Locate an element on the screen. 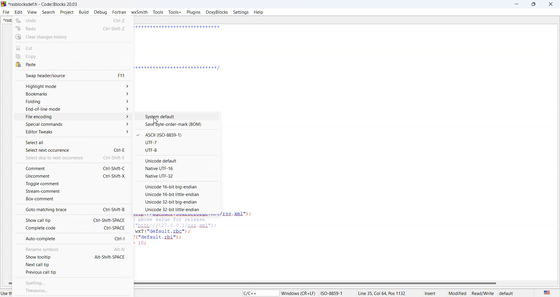  insert is located at coordinates (435, 293).